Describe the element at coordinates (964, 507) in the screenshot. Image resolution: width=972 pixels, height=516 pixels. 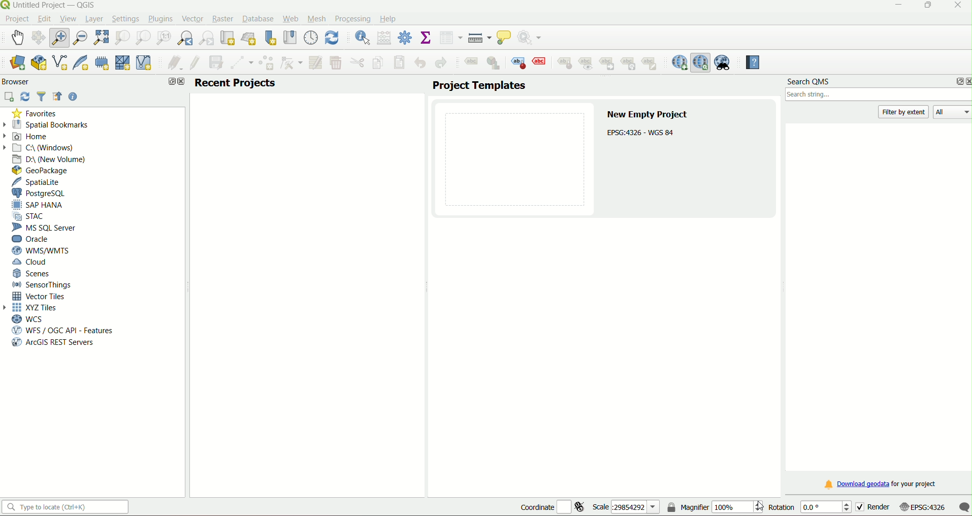
I see `comment` at that location.